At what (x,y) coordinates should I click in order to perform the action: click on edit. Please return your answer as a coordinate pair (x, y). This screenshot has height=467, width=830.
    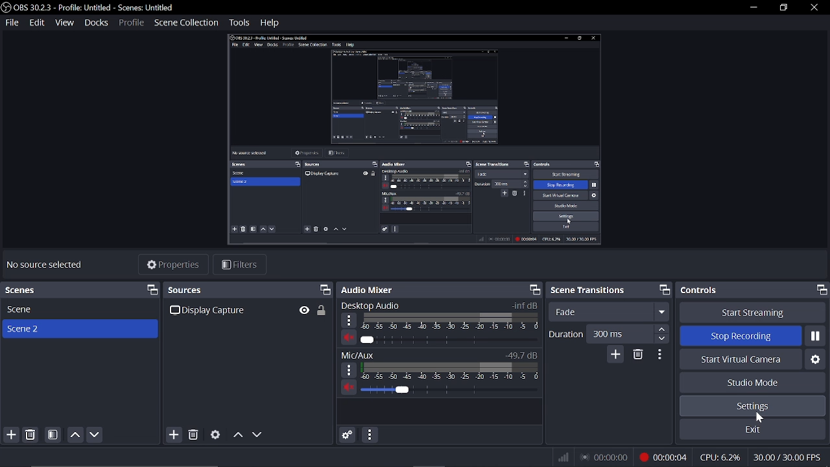
    Looking at the image, I should click on (38, 24).